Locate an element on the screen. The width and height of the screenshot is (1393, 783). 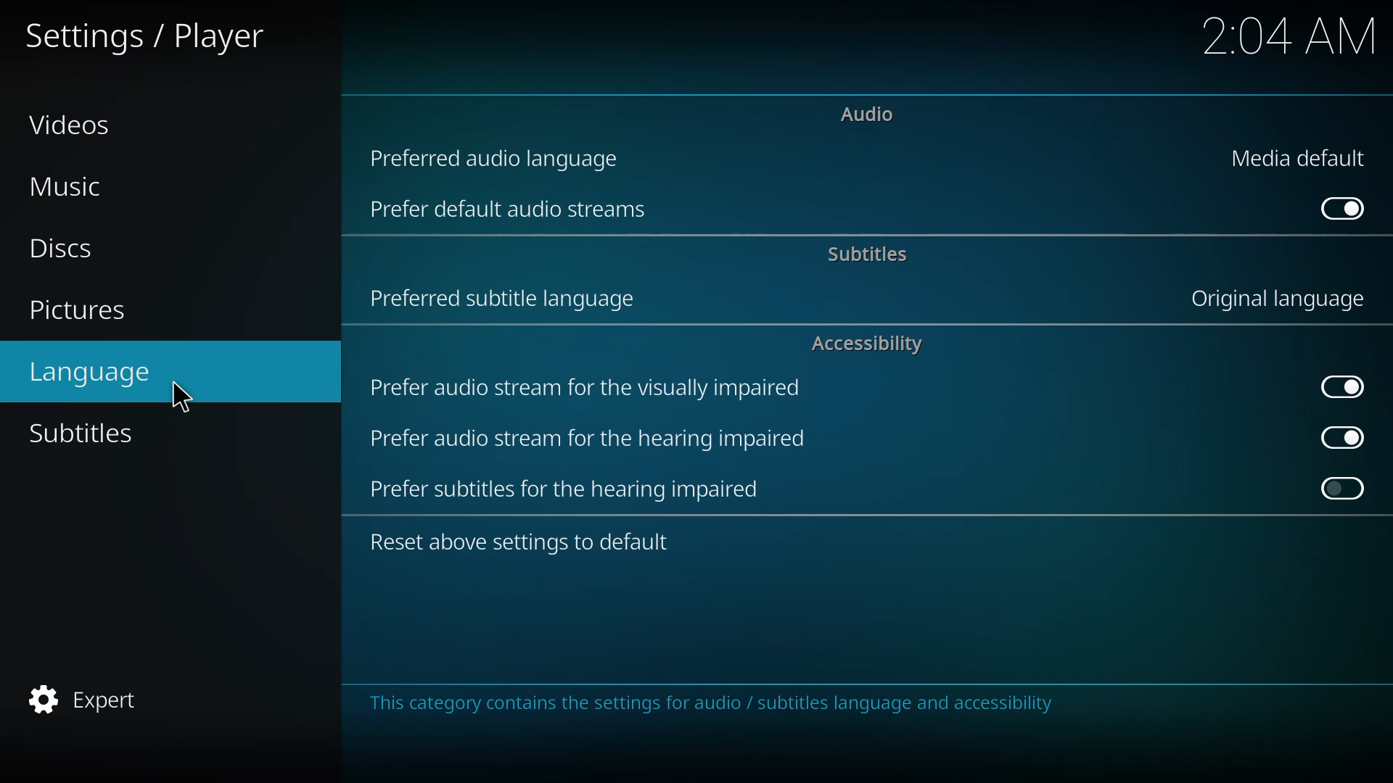
expert is located at coordinates (94, 698).